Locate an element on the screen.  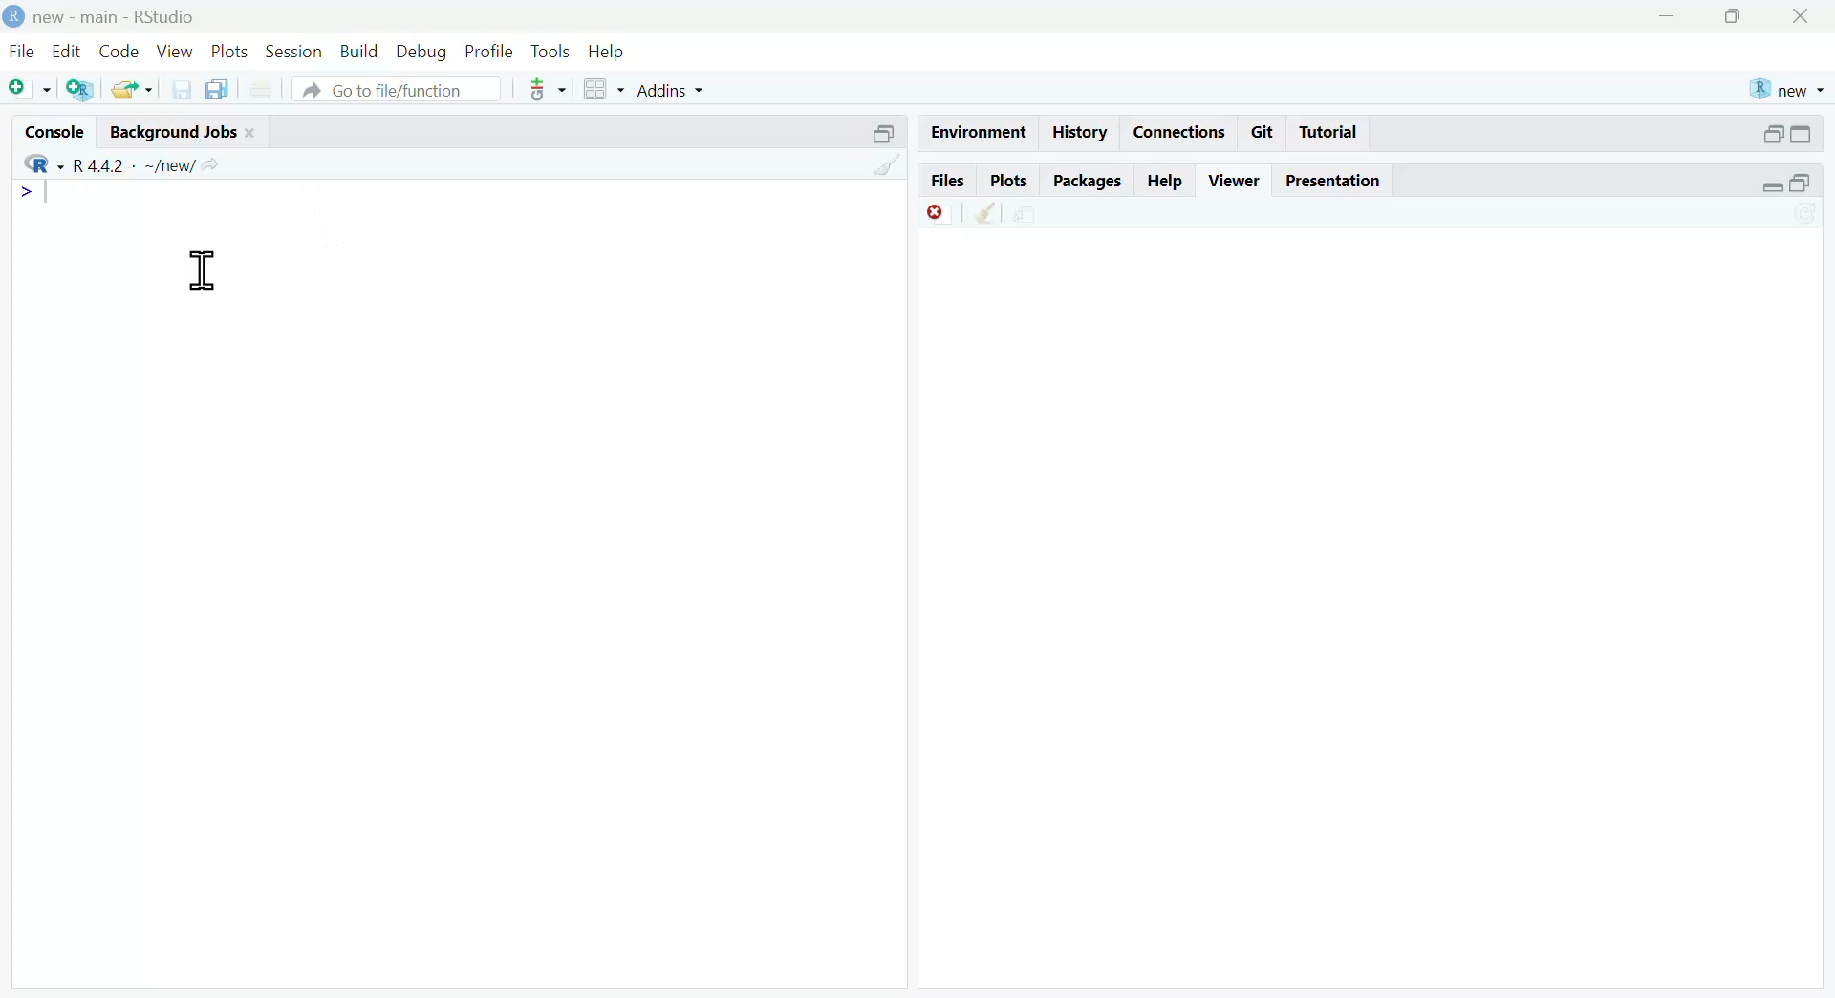
File is located at coordinates (19, 51).